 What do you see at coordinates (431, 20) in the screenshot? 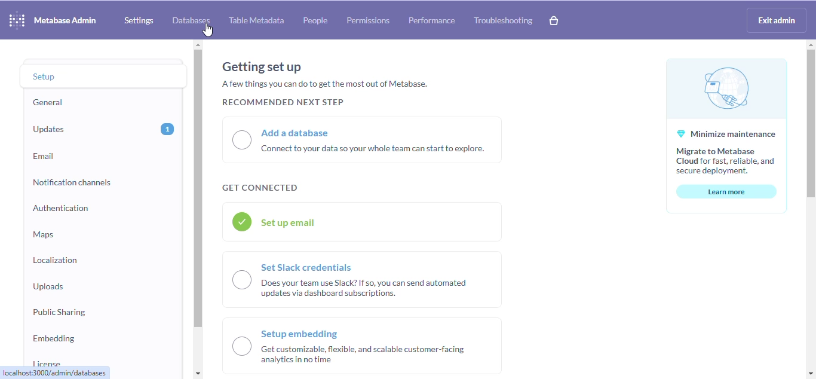
I see `performance` at bounding box center [431, 20].